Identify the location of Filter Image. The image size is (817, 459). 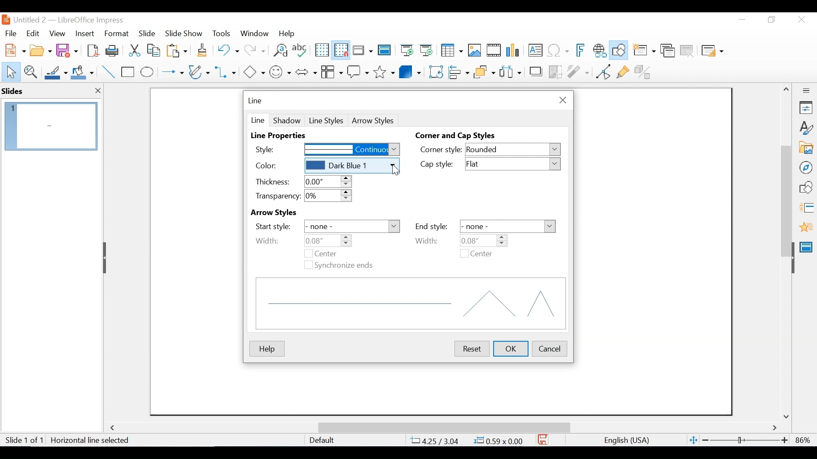
(578, 71).